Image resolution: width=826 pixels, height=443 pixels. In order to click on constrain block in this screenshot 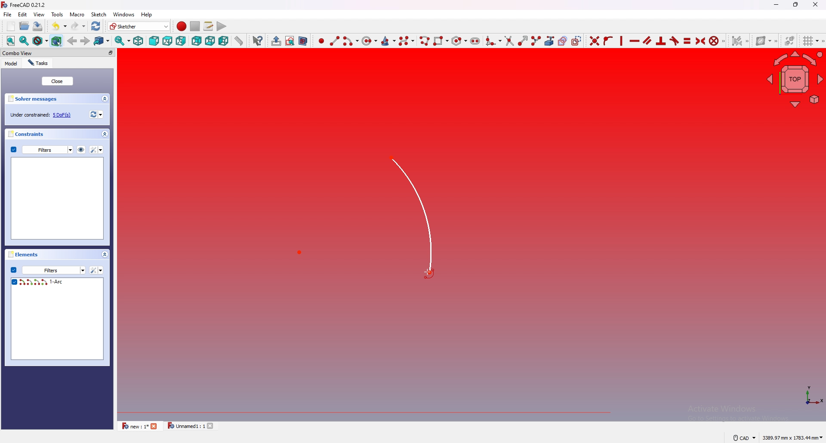, I will do `click(718, 40)`.